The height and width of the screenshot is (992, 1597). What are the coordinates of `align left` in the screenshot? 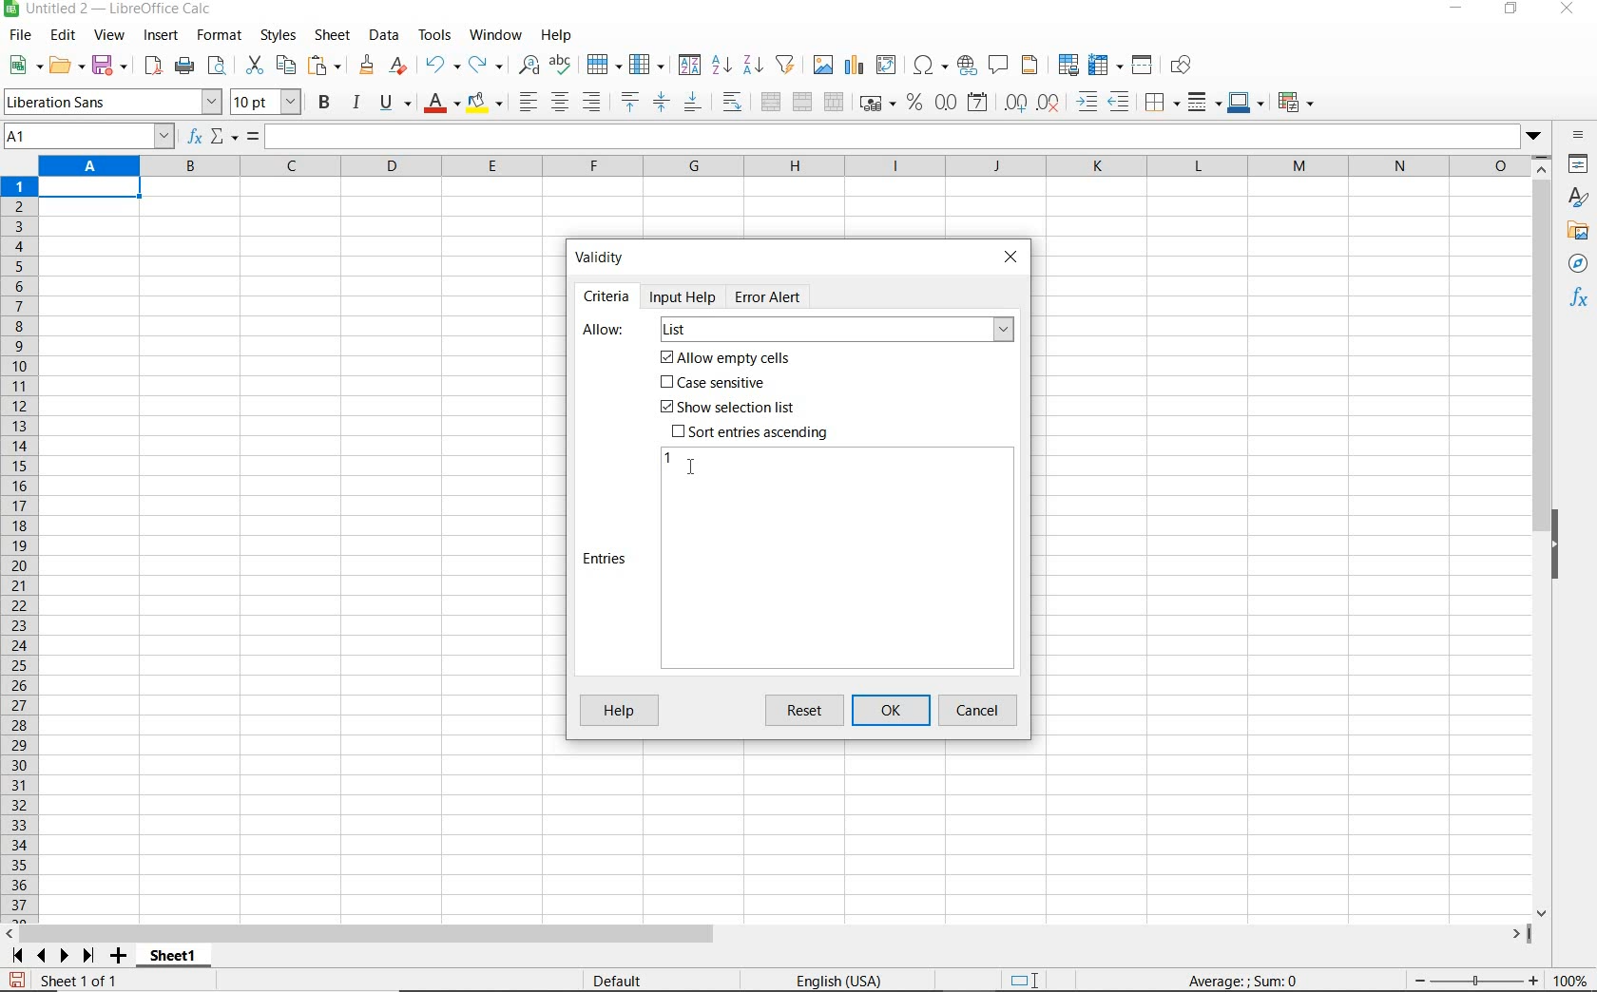 It's located at (527, 104).